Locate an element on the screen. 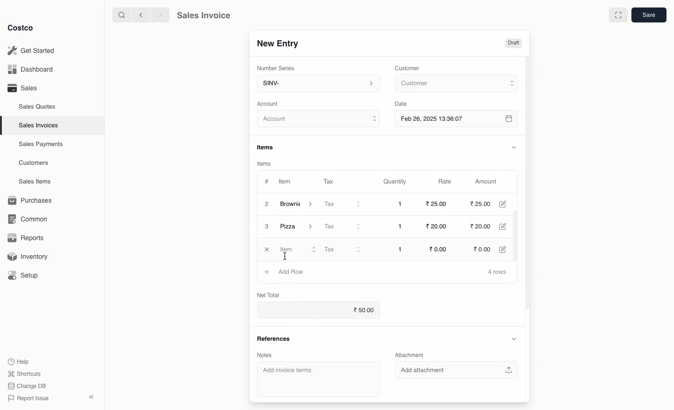  Tax is located at coordinates (328, 180).